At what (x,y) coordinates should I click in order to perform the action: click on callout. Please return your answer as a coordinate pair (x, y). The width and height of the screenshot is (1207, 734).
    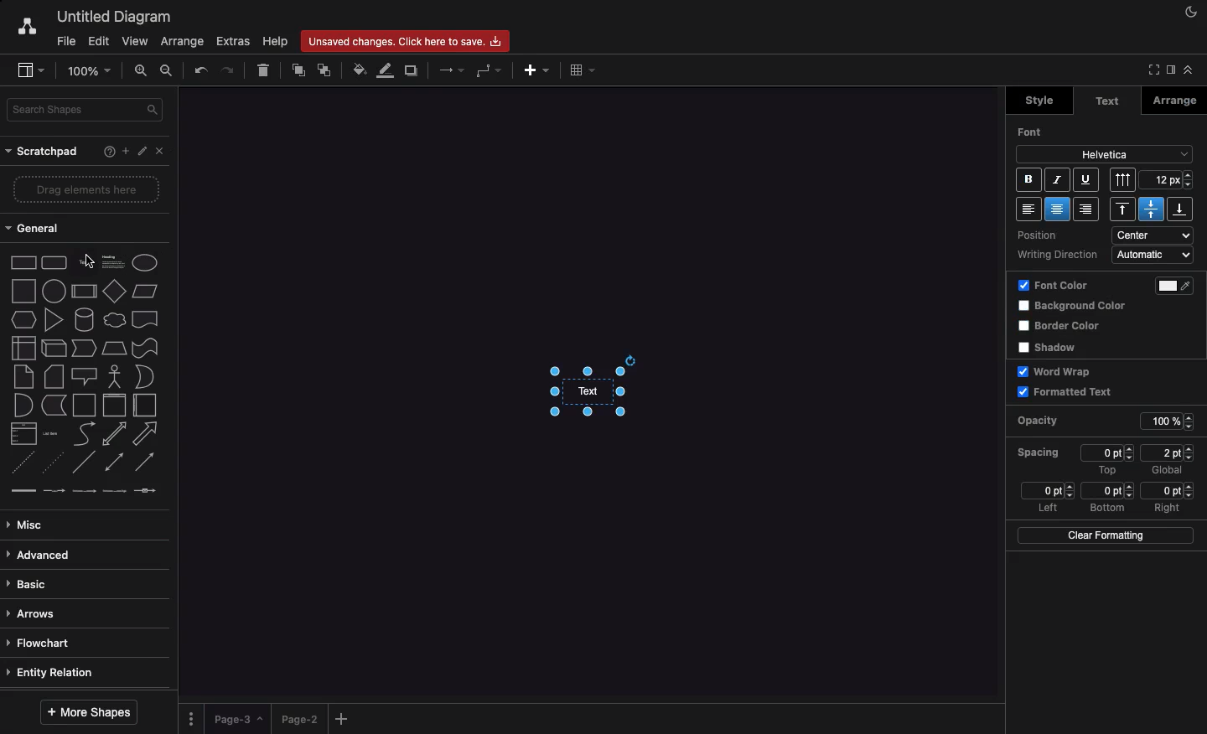
    Looking at the image, I should click on (85, 377).